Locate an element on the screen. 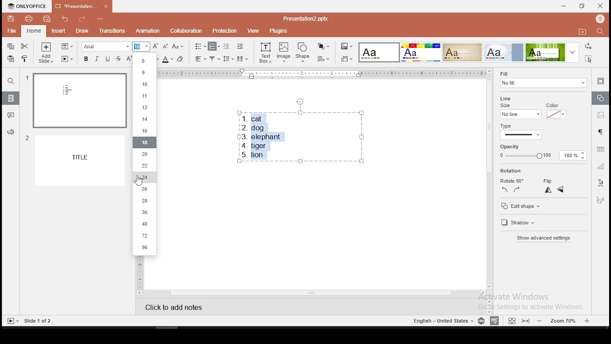 The height and width of the screenshot is (344, 611). opacity is located at coordinates (543, 152).